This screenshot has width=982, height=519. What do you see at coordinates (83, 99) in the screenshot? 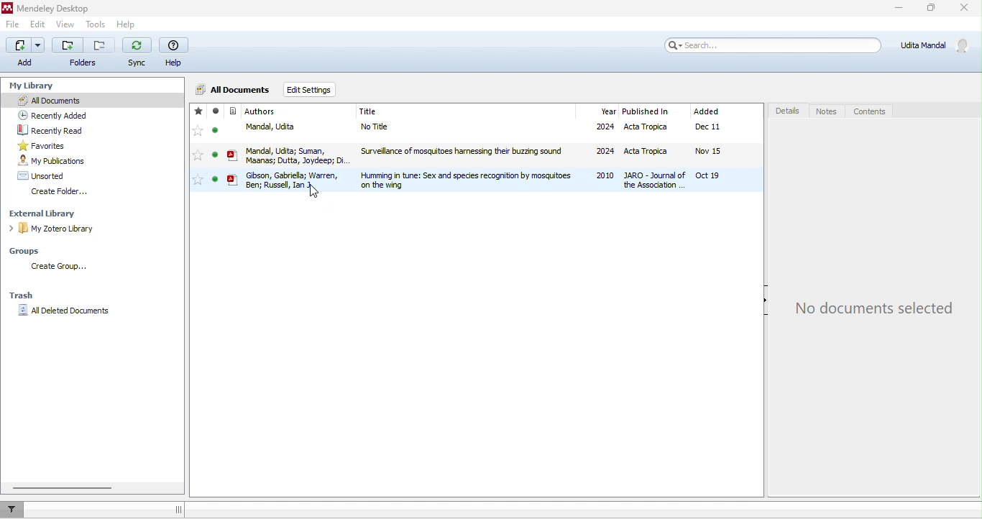
I see `all documents` at bounding box center [83, 99].